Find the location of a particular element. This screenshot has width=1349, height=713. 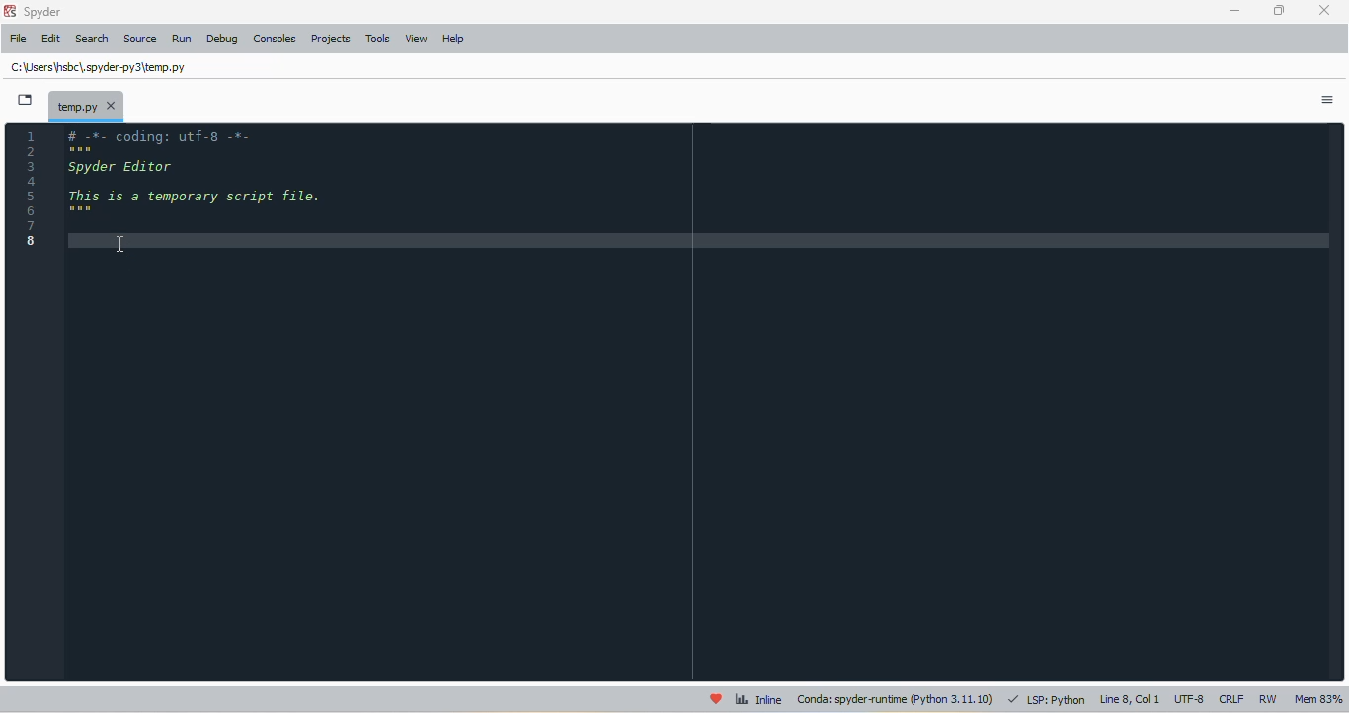

temporary file is located at coordinates (87, 105).